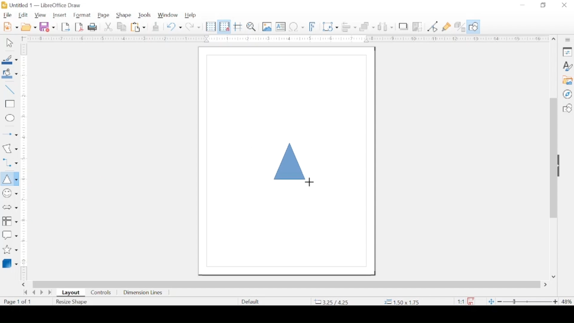 This screenshot has height=323, width=574. Describe the element at coordinates (490, 302) in the screenshot. I see `fit to current window` at that location.